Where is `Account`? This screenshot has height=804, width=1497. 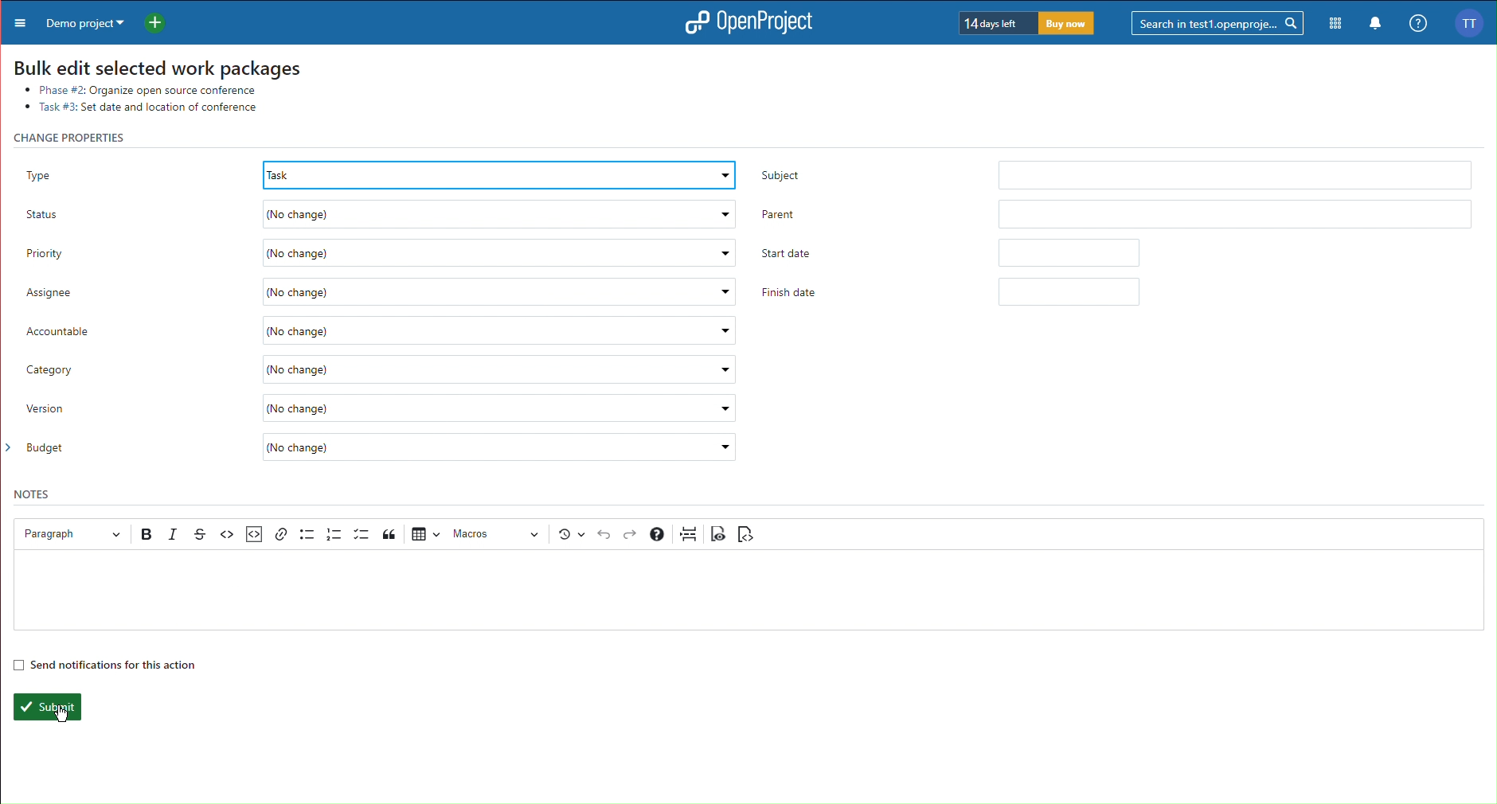
Account is located at coordinates (1474, 22).